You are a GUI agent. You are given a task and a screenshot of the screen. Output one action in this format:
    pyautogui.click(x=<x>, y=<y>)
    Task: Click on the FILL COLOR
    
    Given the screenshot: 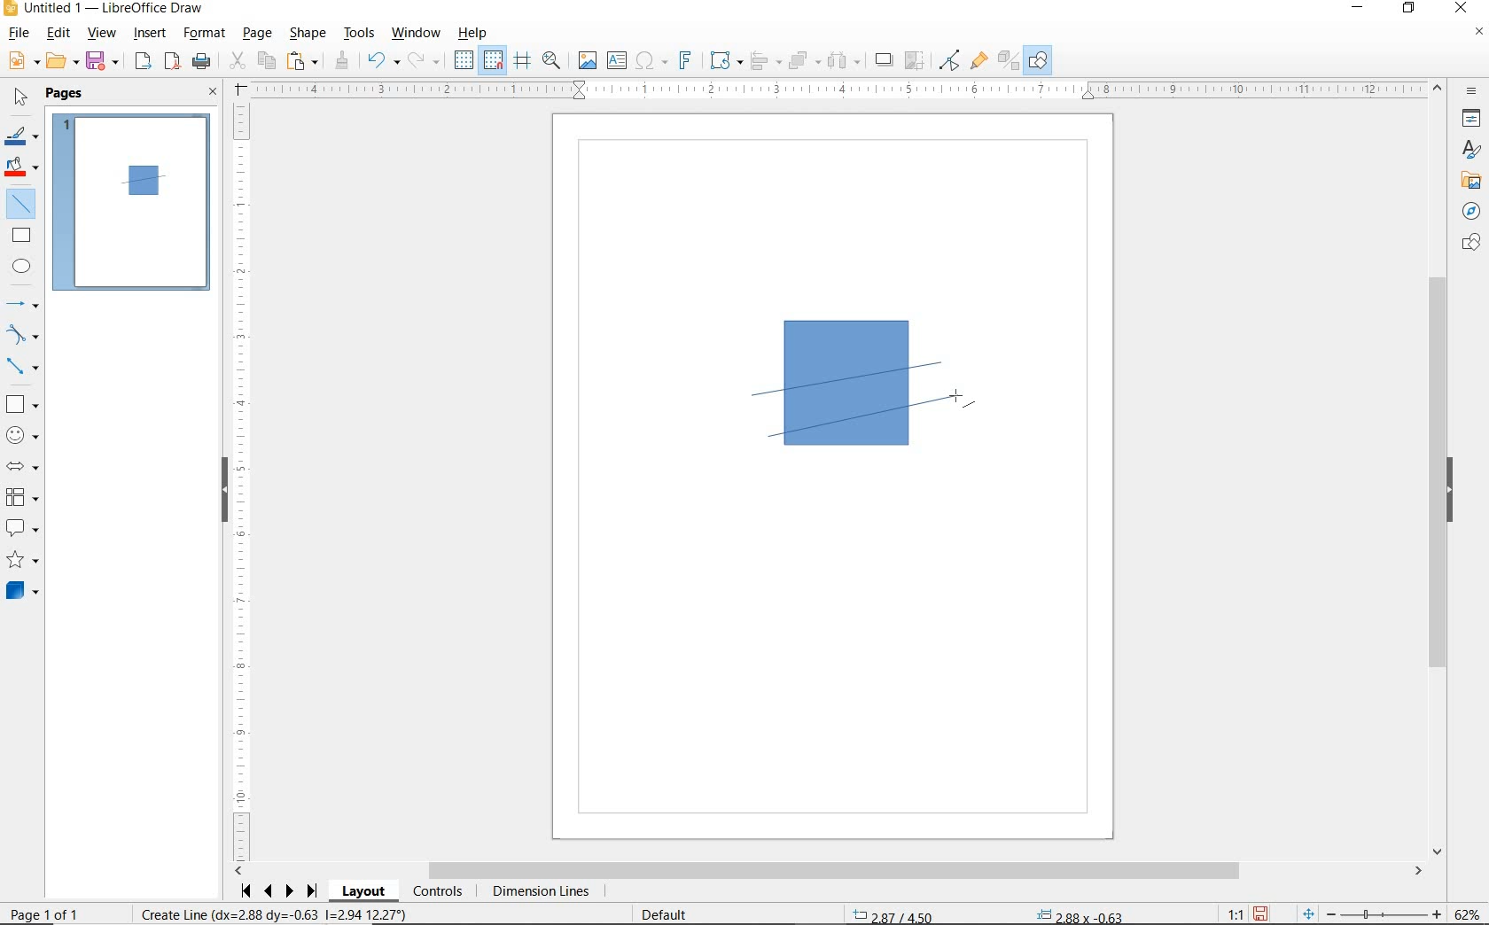 What is the action you would take?
    pyautogui.click(x=23, y=169)
    